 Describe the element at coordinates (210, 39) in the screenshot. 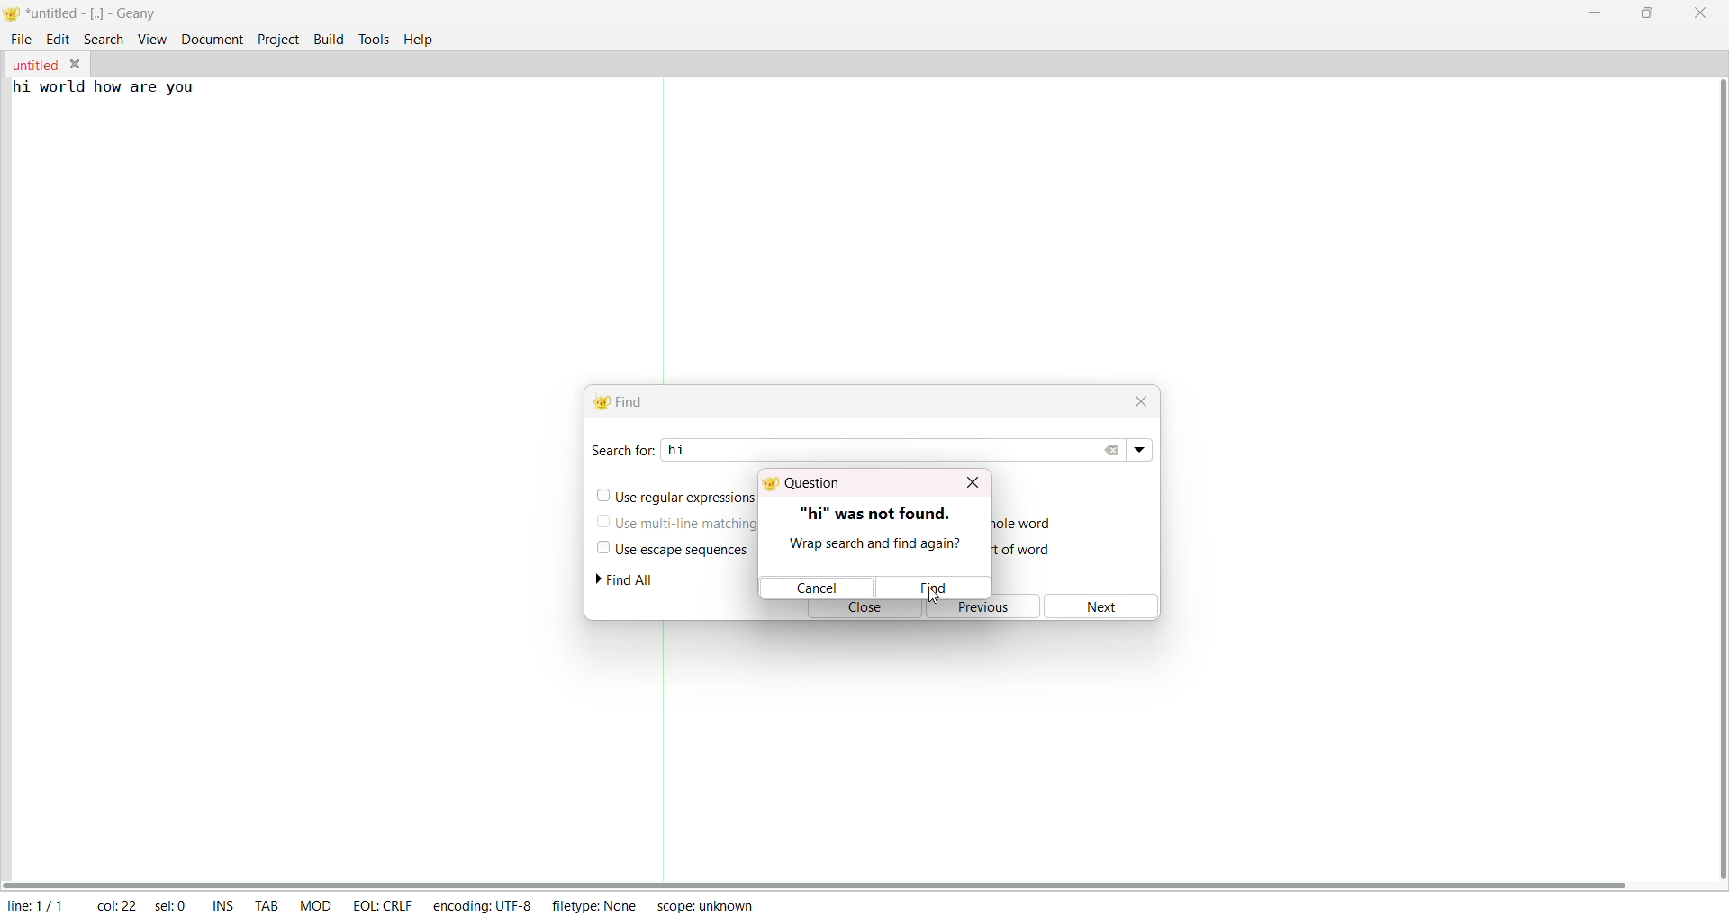

I see `document` at that location.